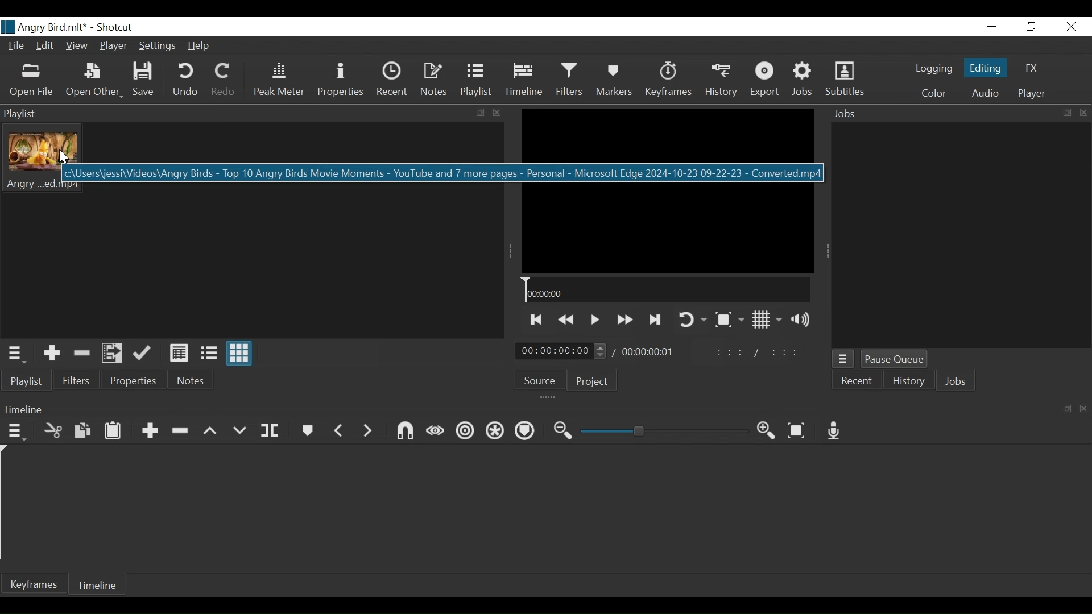 This screenshot has height=614, width=1092. What do you see at coordinates (479, 81) in the screenshot?
I see `Playlist` at bounding box center [479, 81].